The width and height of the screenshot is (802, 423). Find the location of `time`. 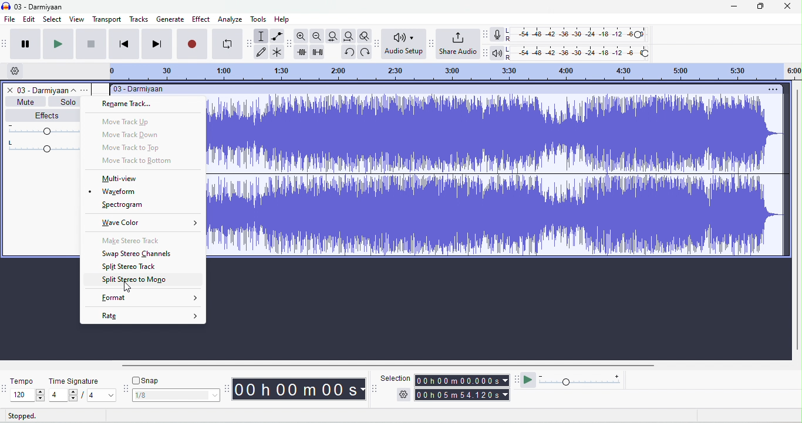

time is located at coordinates (300, 390).